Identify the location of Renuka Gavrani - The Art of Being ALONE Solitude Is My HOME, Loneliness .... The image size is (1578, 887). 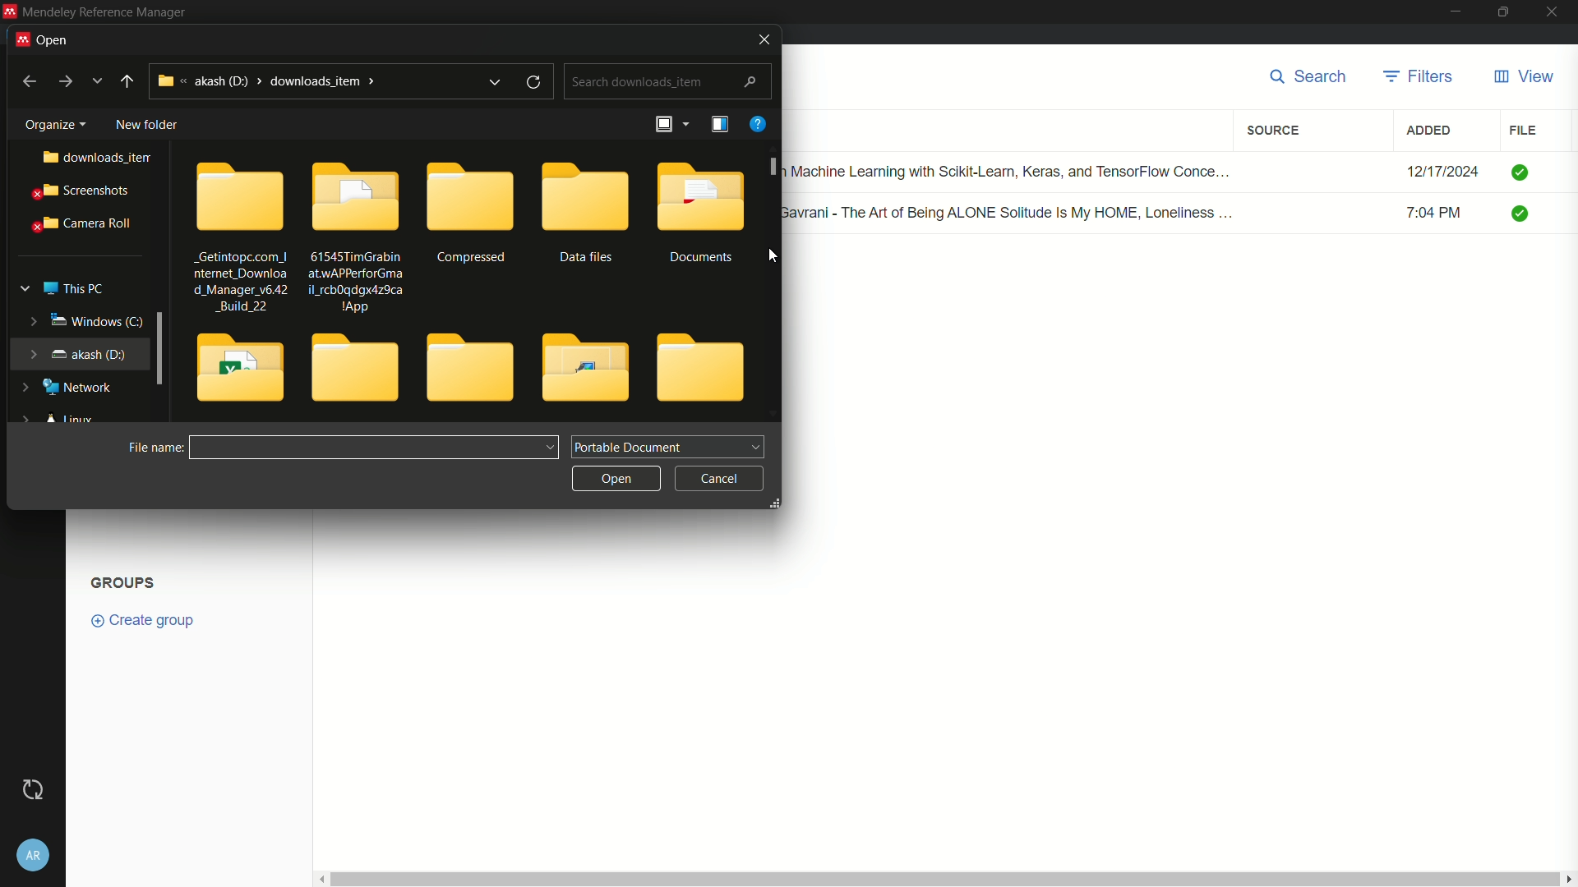
(1016, 211).